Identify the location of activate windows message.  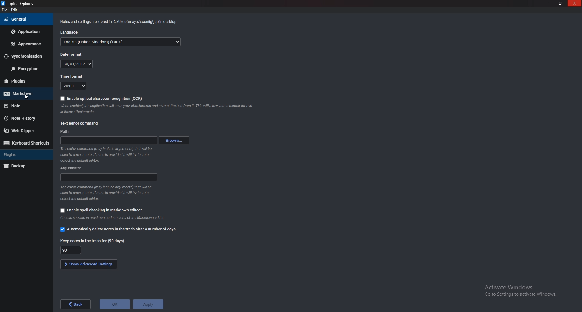
(522, 291).